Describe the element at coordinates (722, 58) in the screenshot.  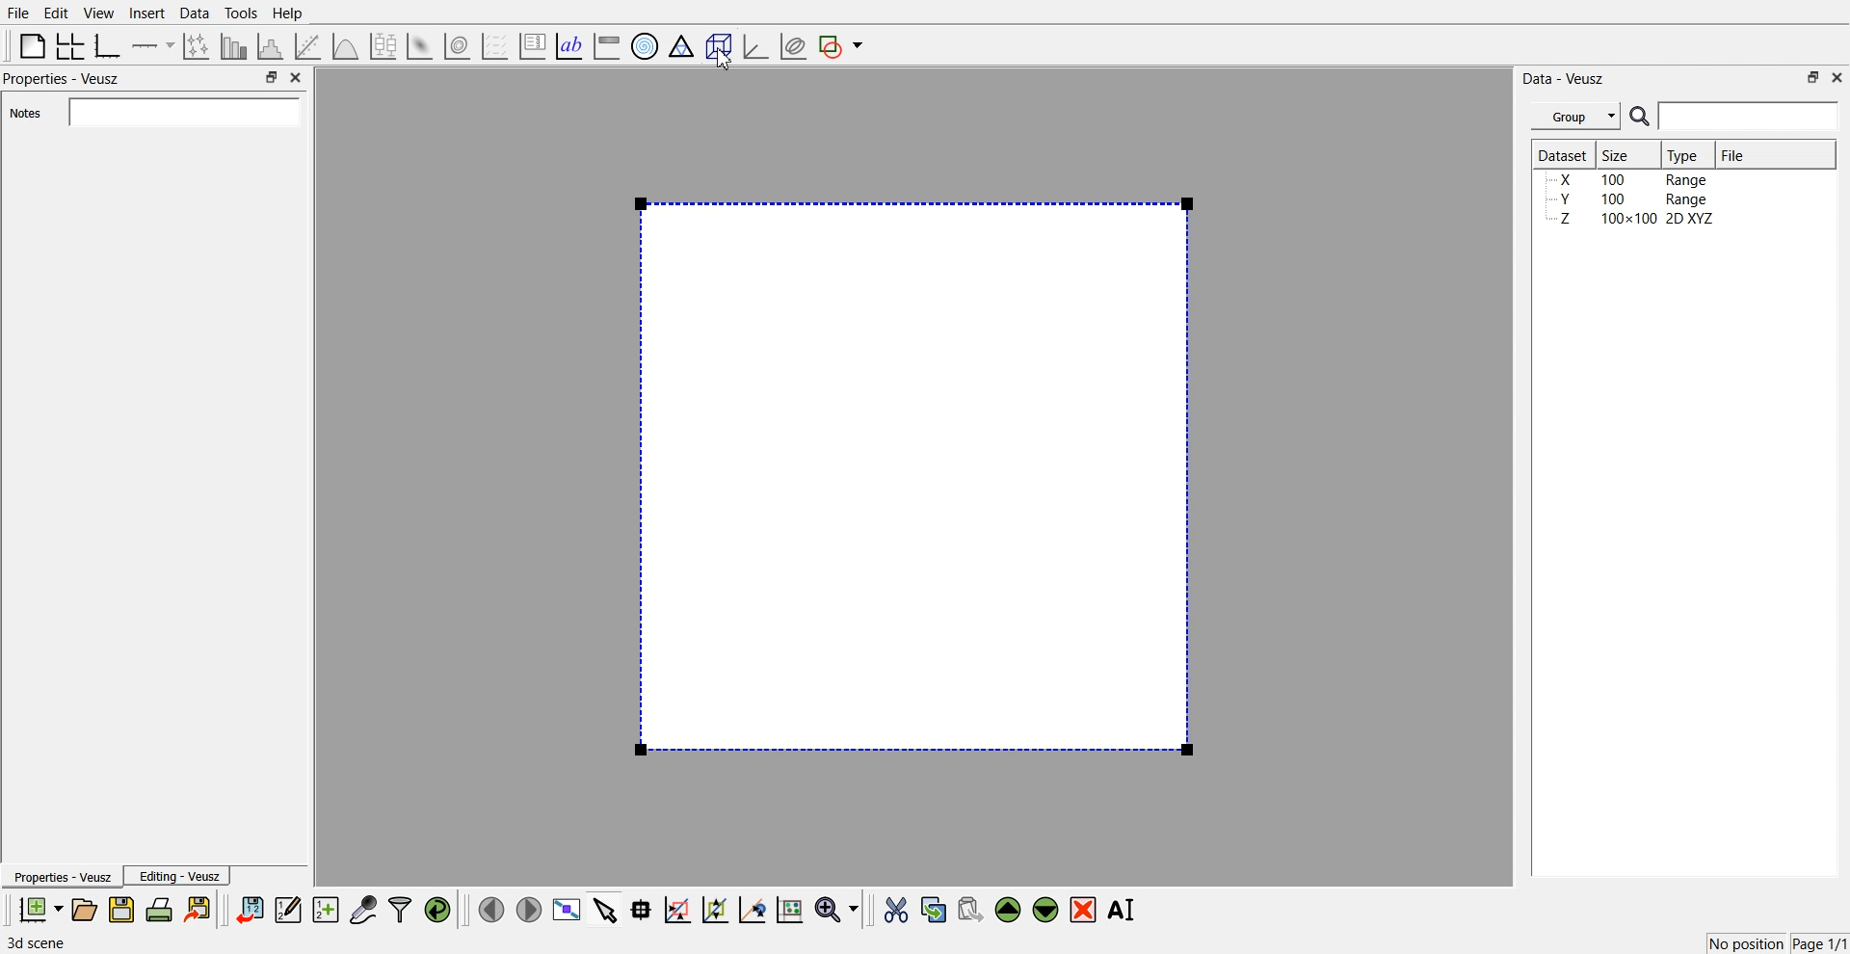
I see `Cursor` at that location.